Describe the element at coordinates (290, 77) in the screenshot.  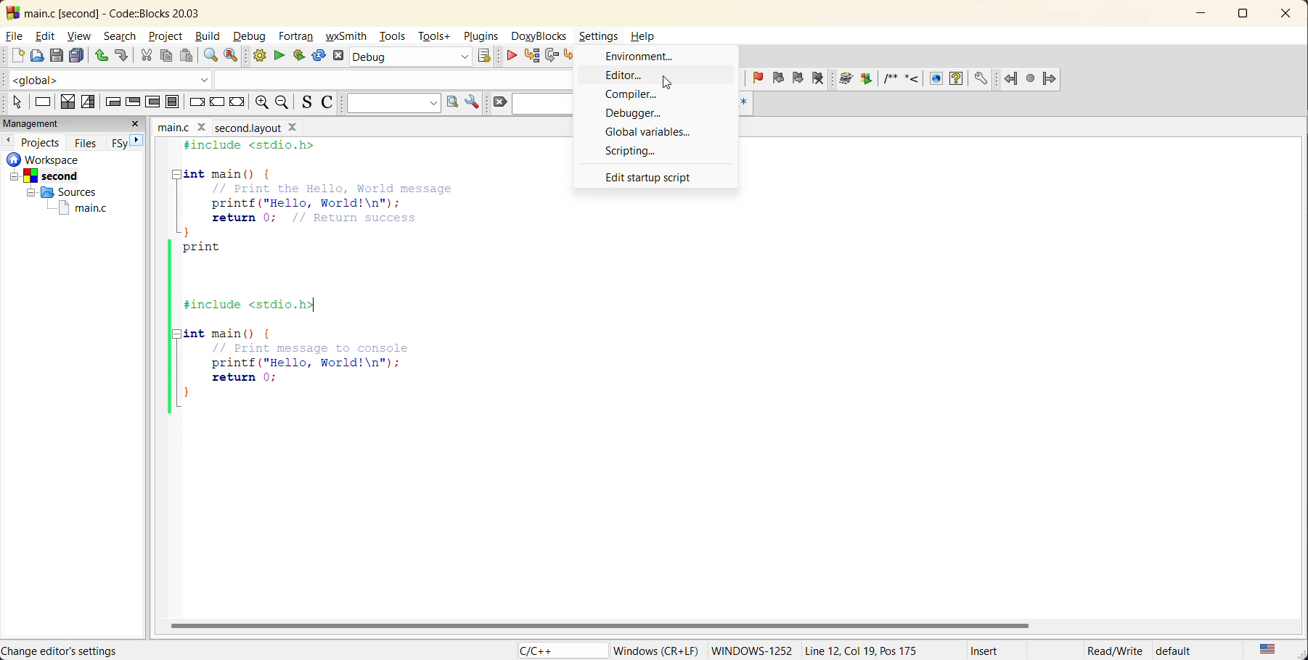
I see `code completion compiler` at that location.